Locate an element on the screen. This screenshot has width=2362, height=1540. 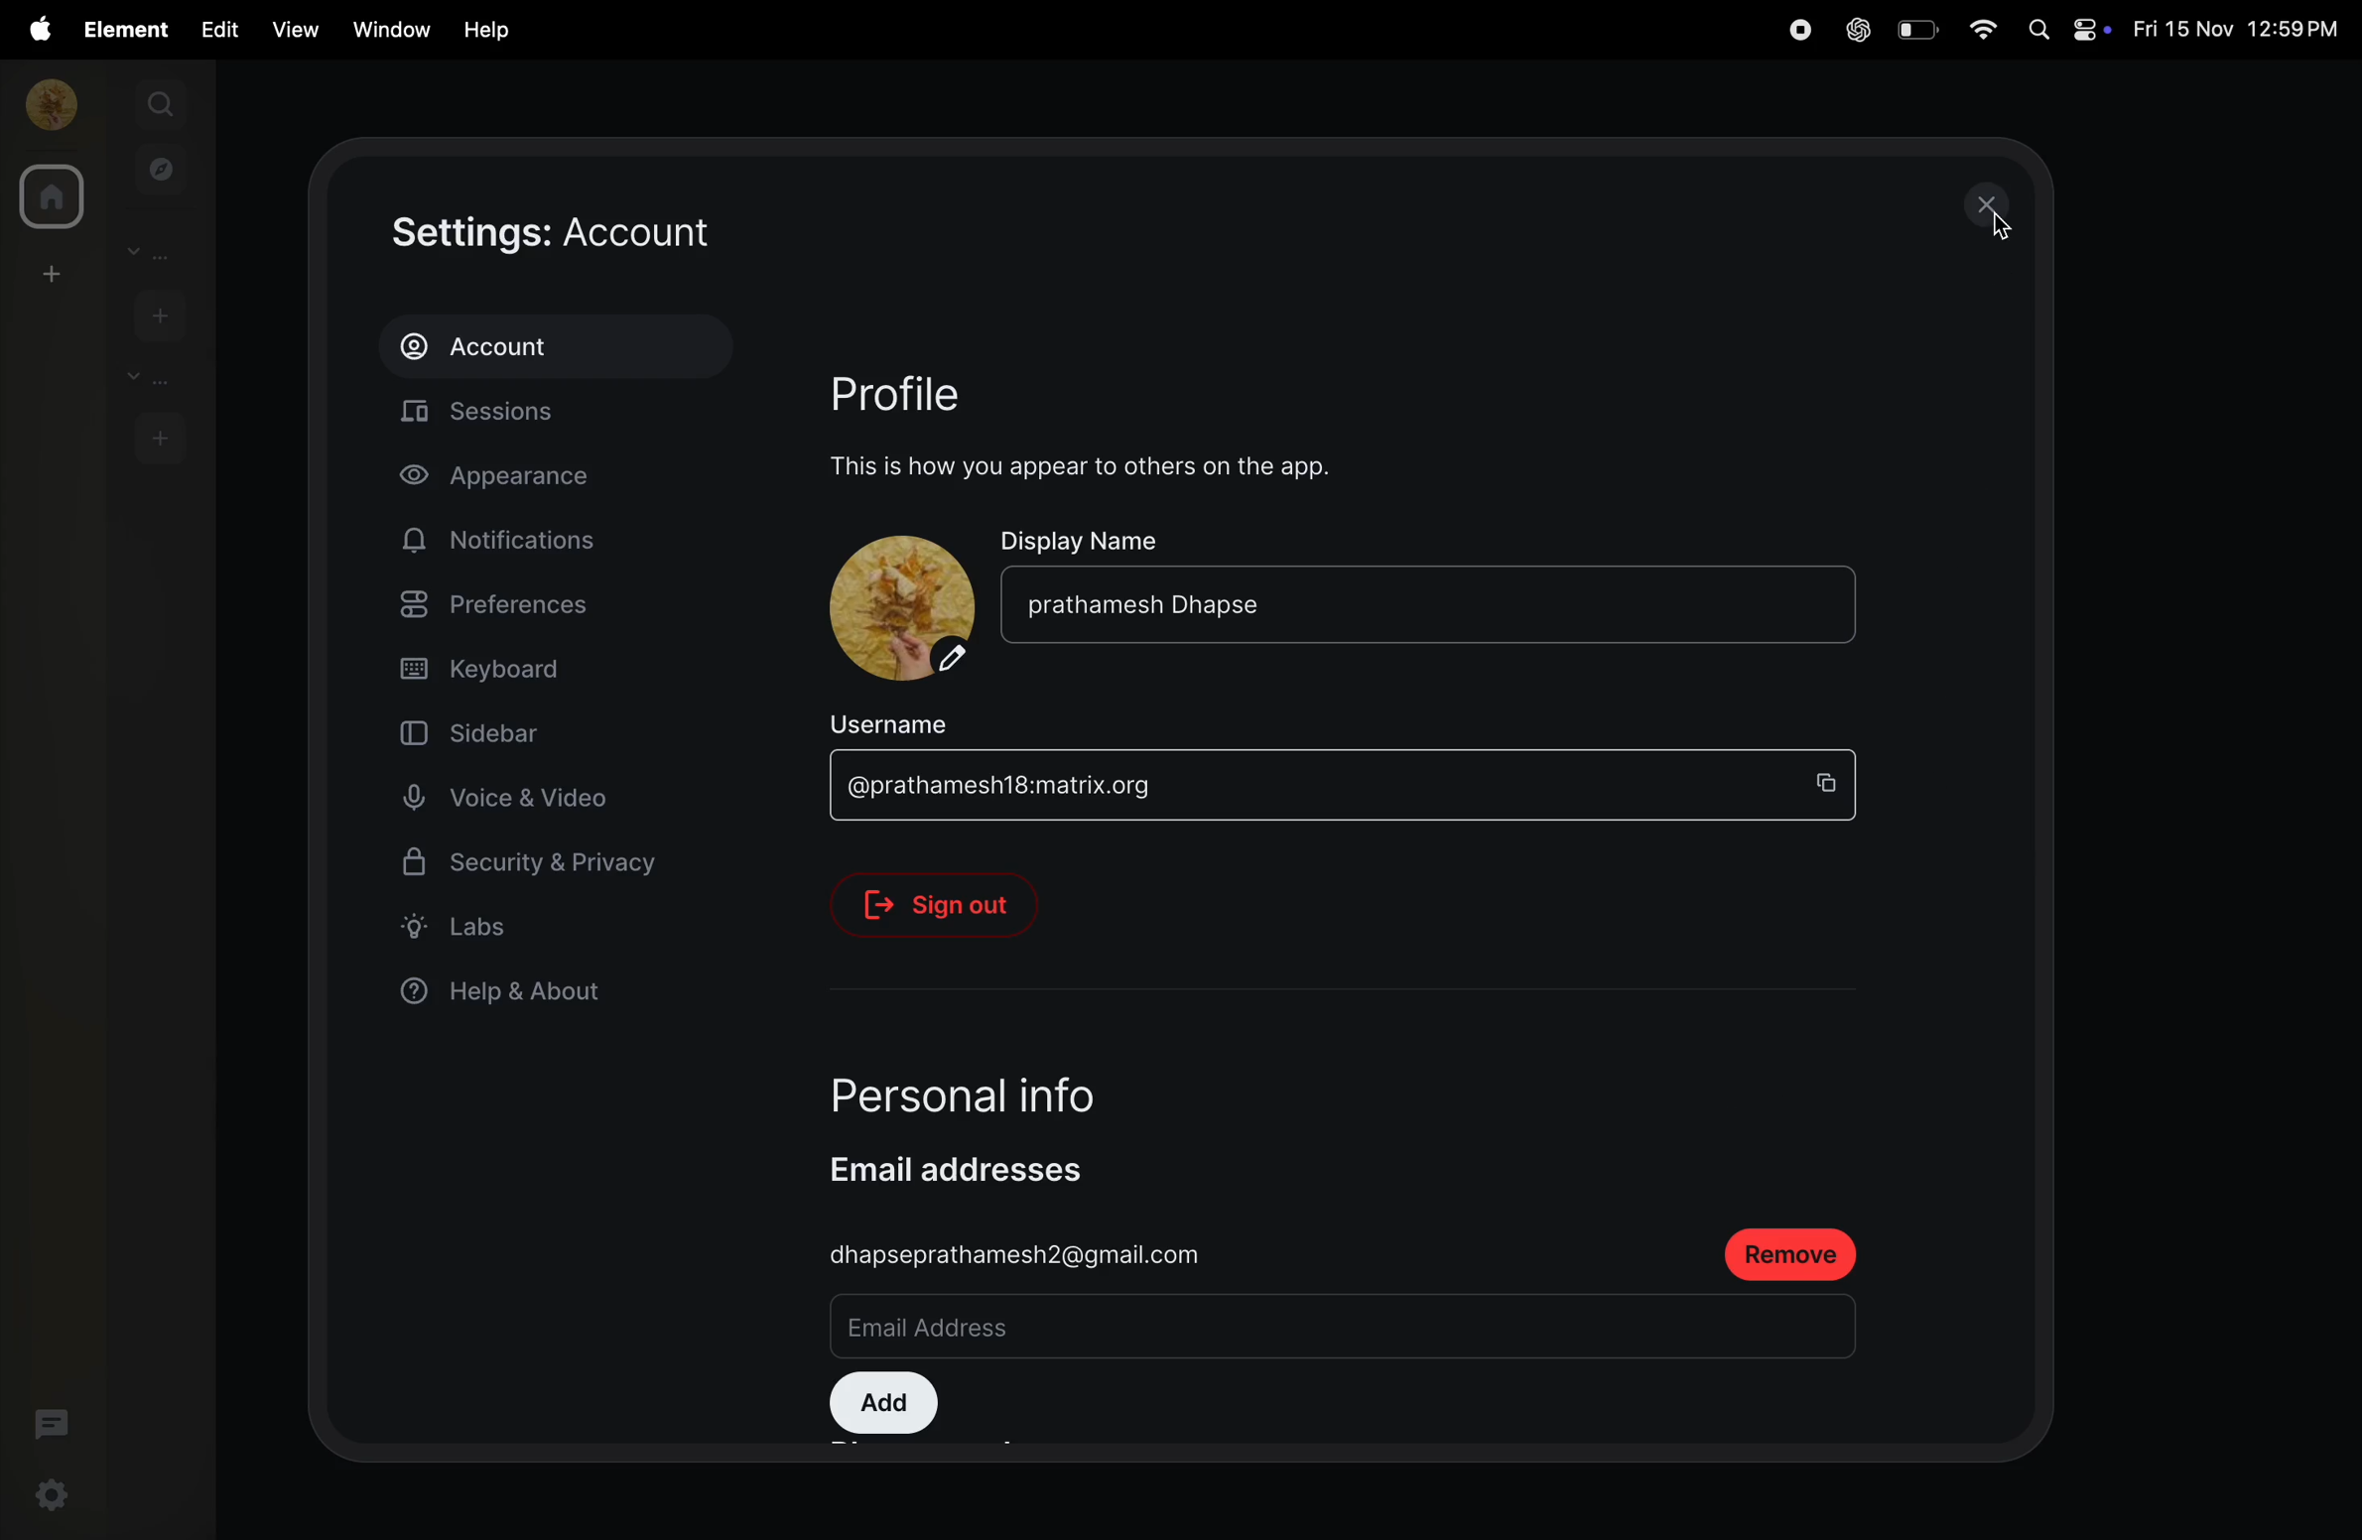
settings account is located at coordinates (619, 233).